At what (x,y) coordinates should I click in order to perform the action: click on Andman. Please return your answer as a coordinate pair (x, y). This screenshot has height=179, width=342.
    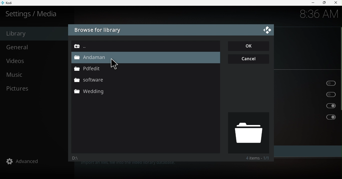
    Looking at the image, I should click on (93, 58).